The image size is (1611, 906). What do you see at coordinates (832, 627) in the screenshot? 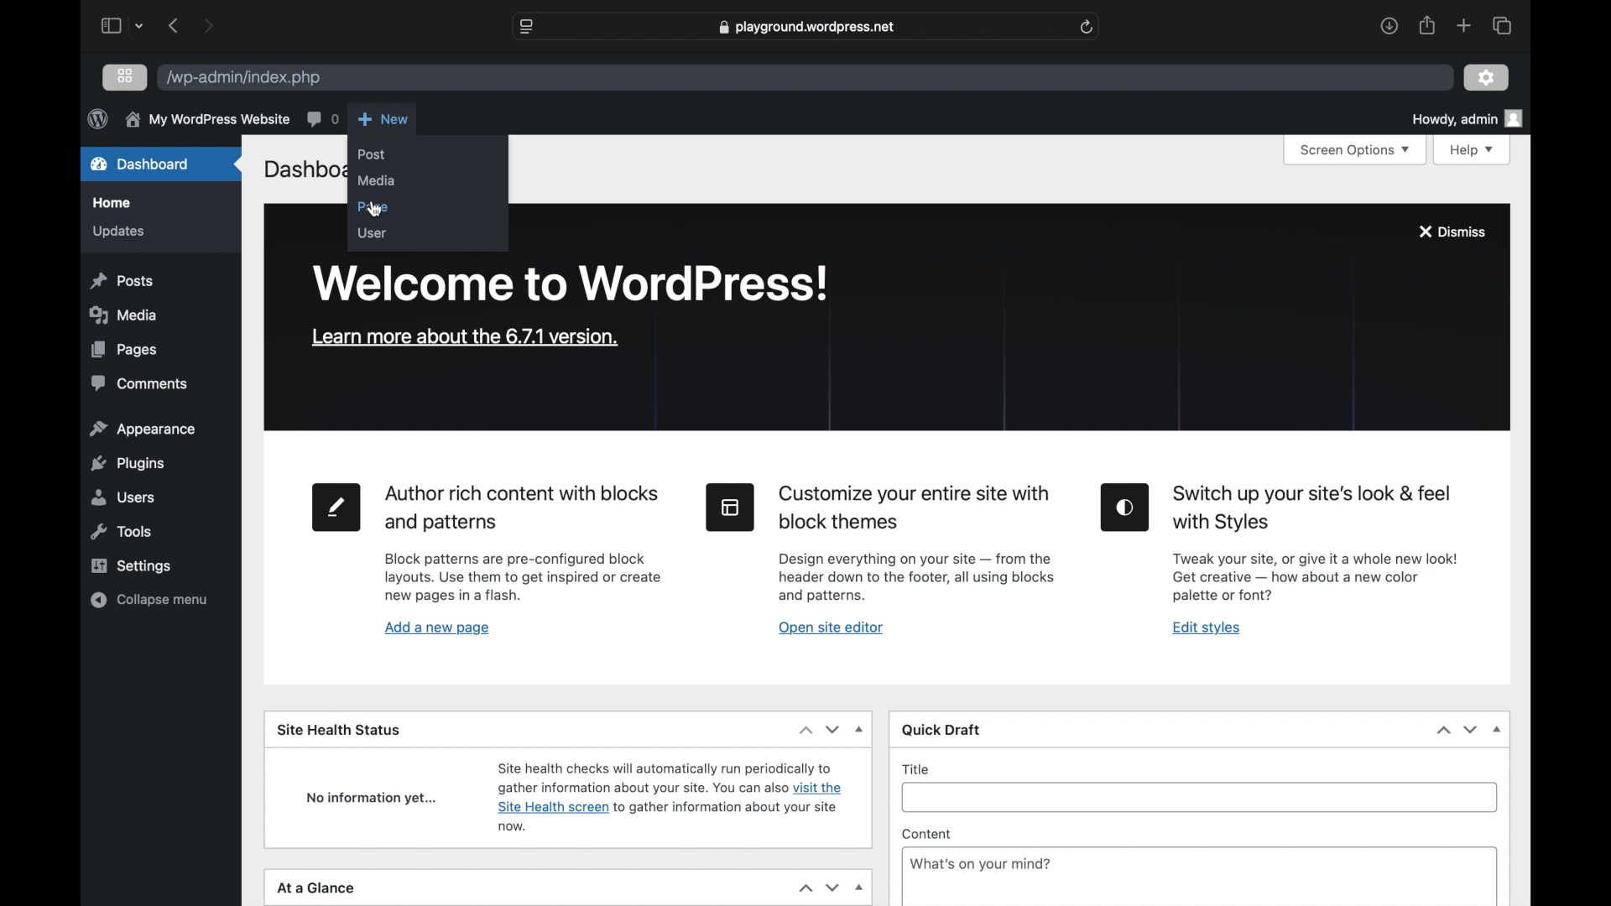
I see `open site editor` at bounding box center [832, 627].